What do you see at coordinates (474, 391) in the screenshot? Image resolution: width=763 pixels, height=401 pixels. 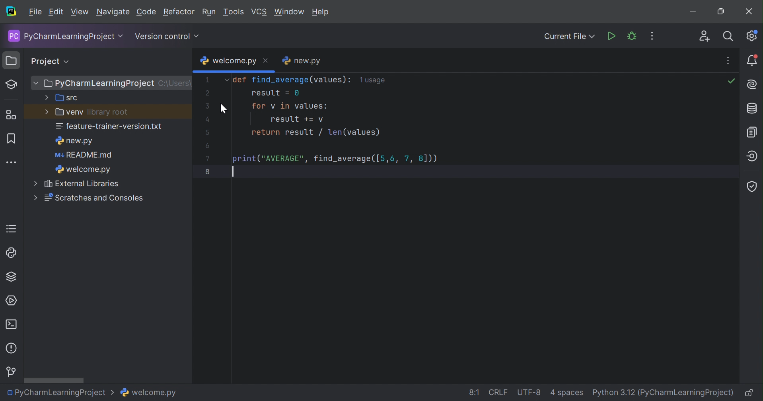 I see `8:1` at bounding box center [474, 391].